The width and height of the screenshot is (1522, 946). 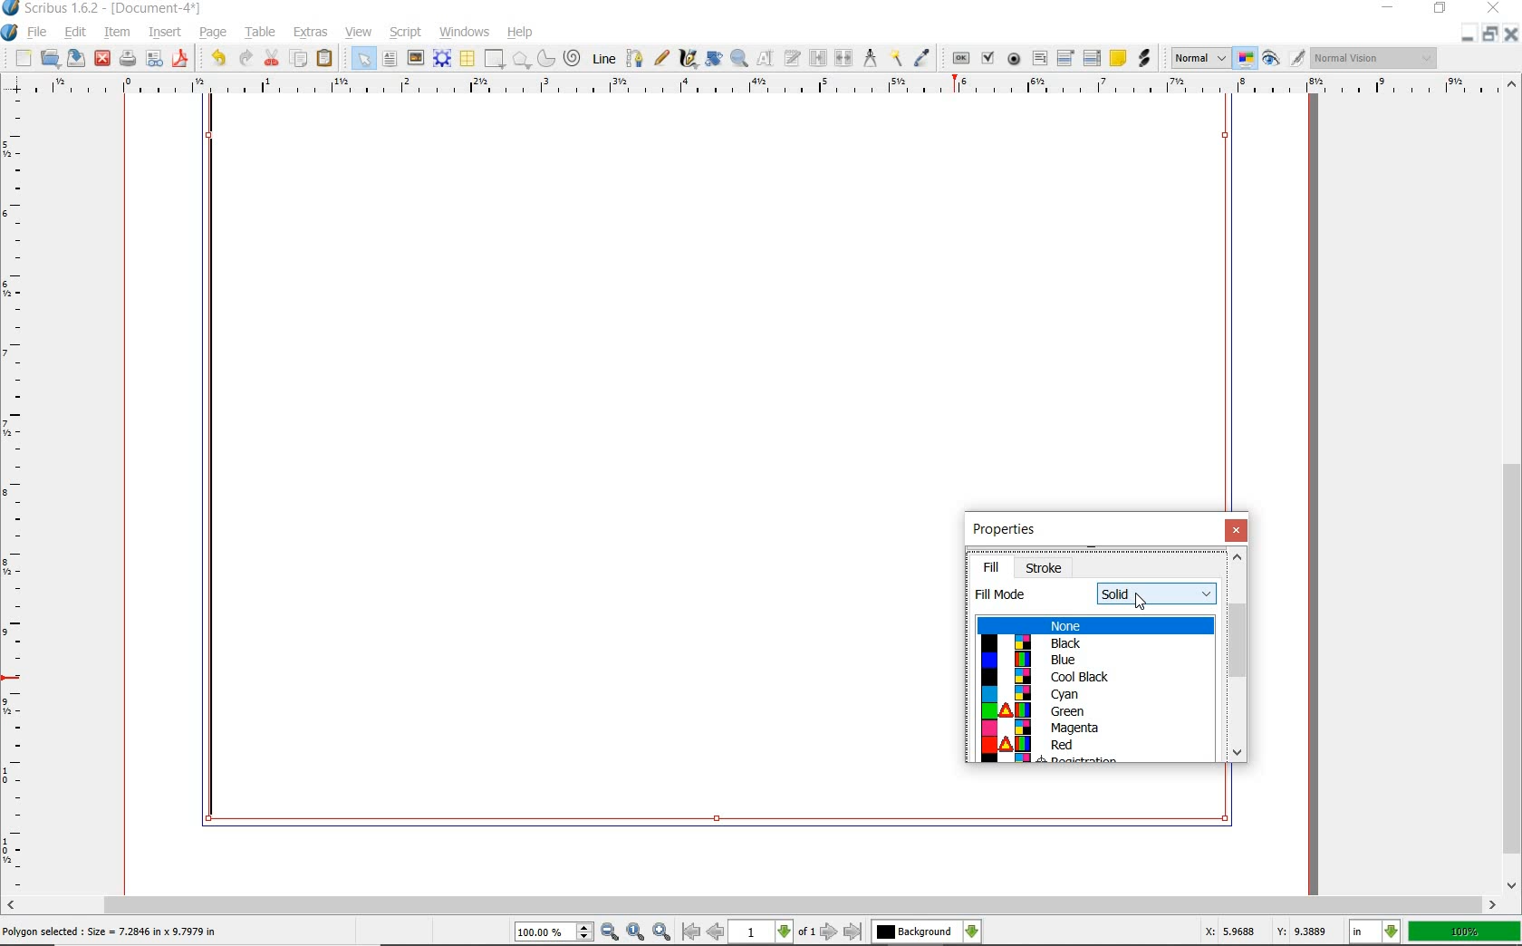 What do you see at coordinates (1237, 531) in the screenshot?
I see `close` at bounding box center [1237, 531].